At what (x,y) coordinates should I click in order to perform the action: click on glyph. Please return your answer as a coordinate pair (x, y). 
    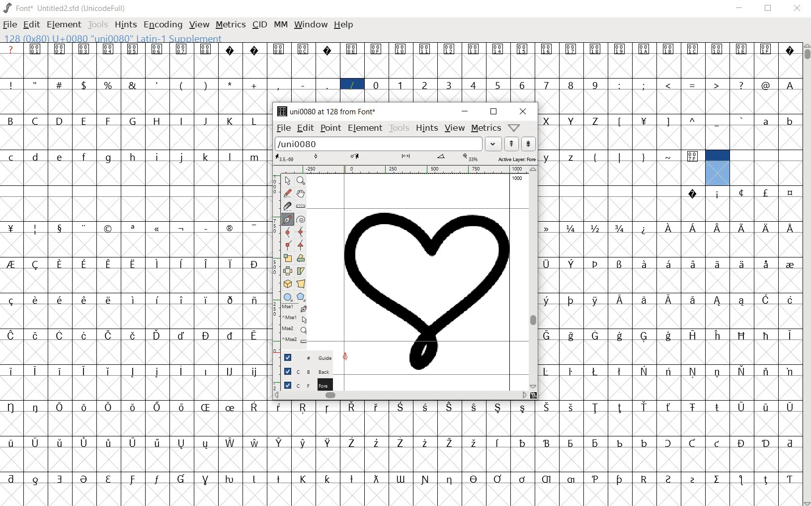
    Looking at the image, I should click on (83, 300).